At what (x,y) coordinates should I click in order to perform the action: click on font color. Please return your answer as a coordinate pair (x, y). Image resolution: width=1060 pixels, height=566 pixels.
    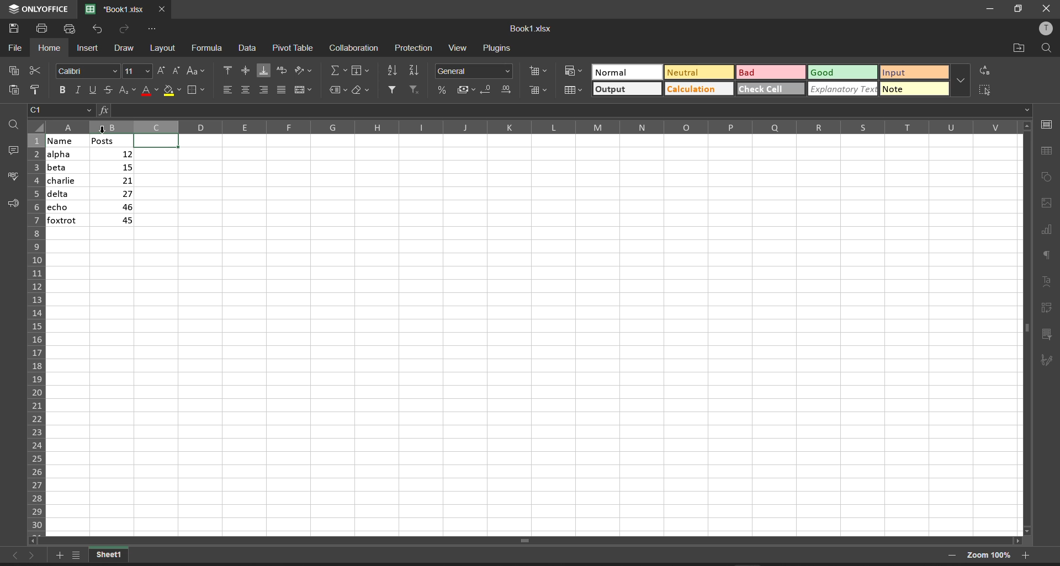
    Looking at the image, I should click on (148, 92).